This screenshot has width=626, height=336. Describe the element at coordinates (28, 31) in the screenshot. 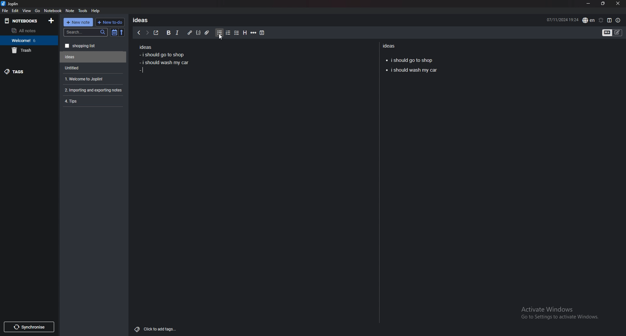

I see `all notes` at that location.